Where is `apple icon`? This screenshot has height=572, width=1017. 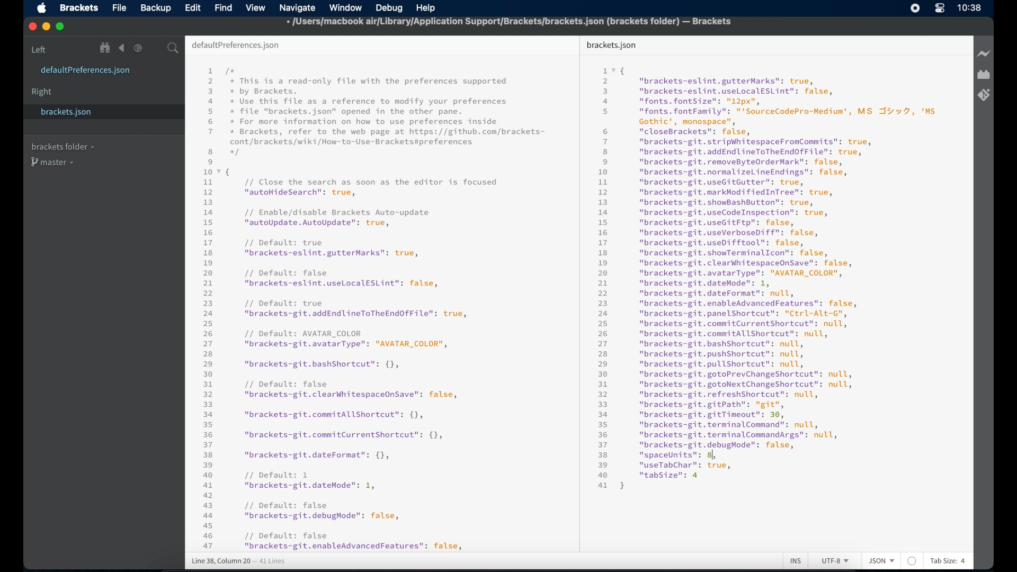 apple icon is located at coordinates (42, 8).